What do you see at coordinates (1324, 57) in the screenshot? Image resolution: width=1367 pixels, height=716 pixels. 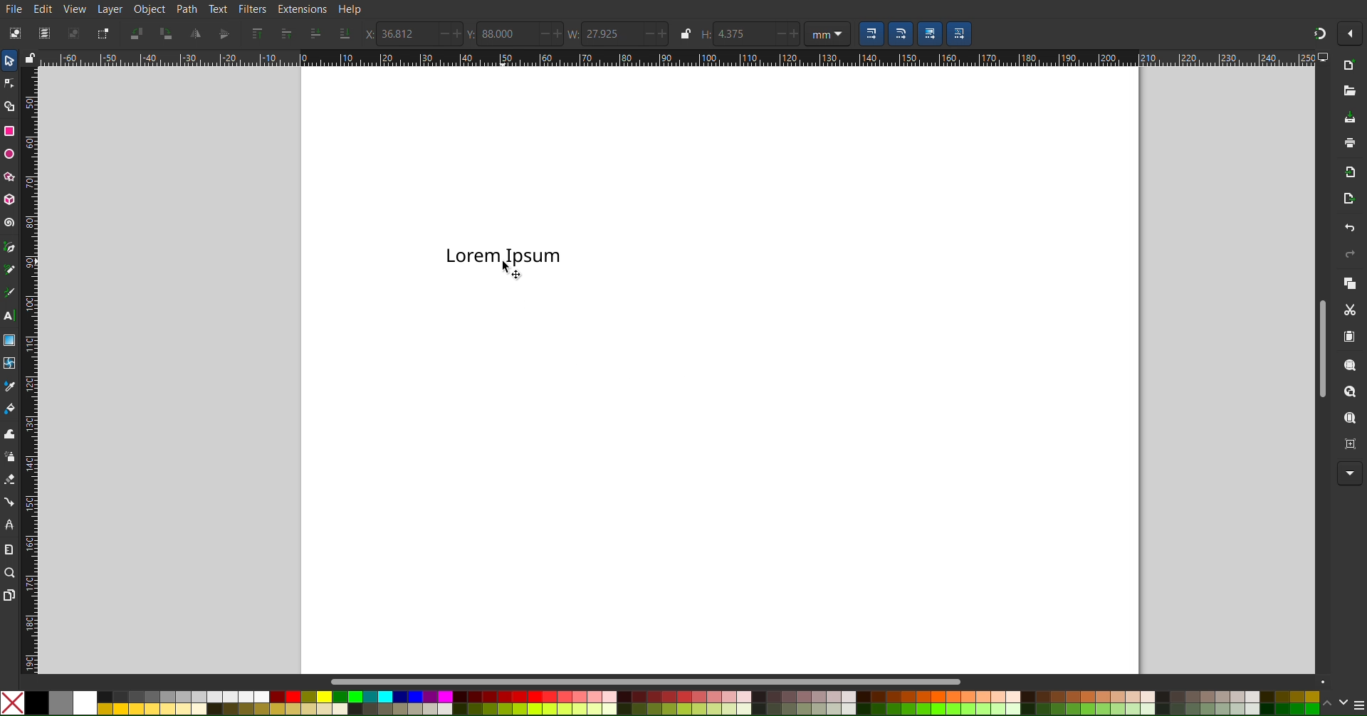 I see `computer icon` at bounding box center [1324, 57].